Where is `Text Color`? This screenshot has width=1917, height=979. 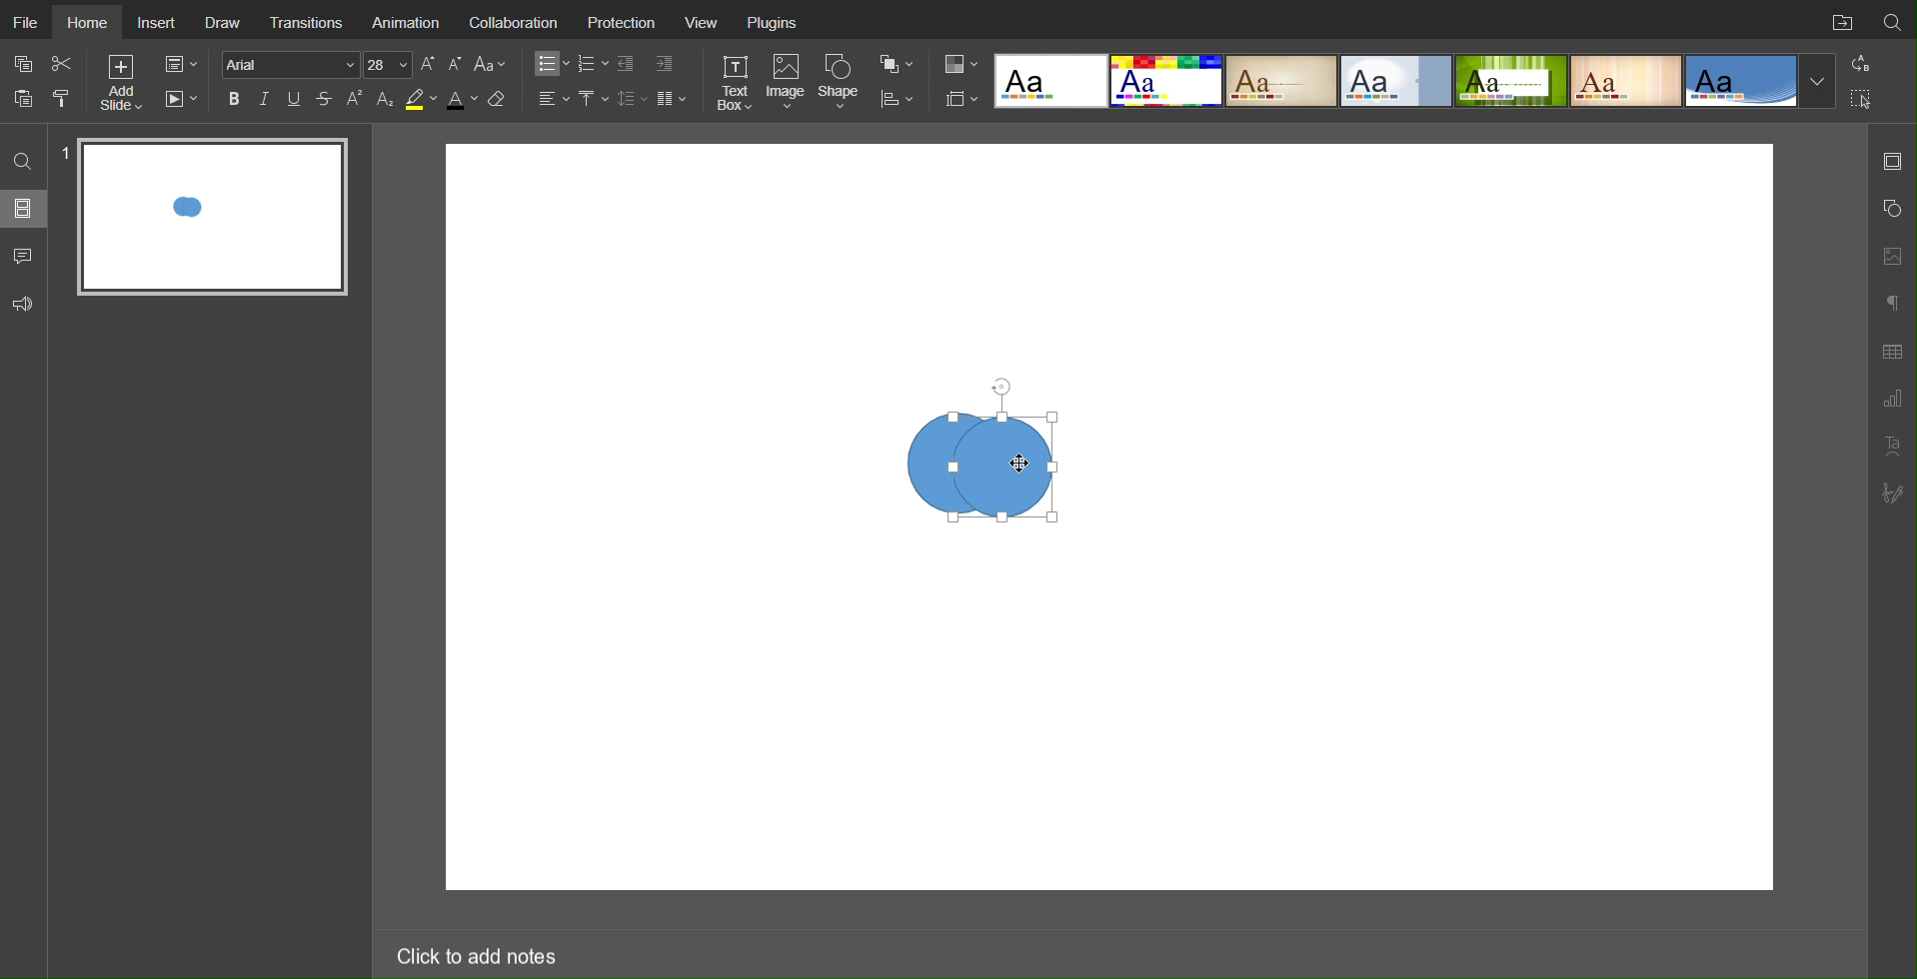
Text Color is located at coordinates (461, 100).